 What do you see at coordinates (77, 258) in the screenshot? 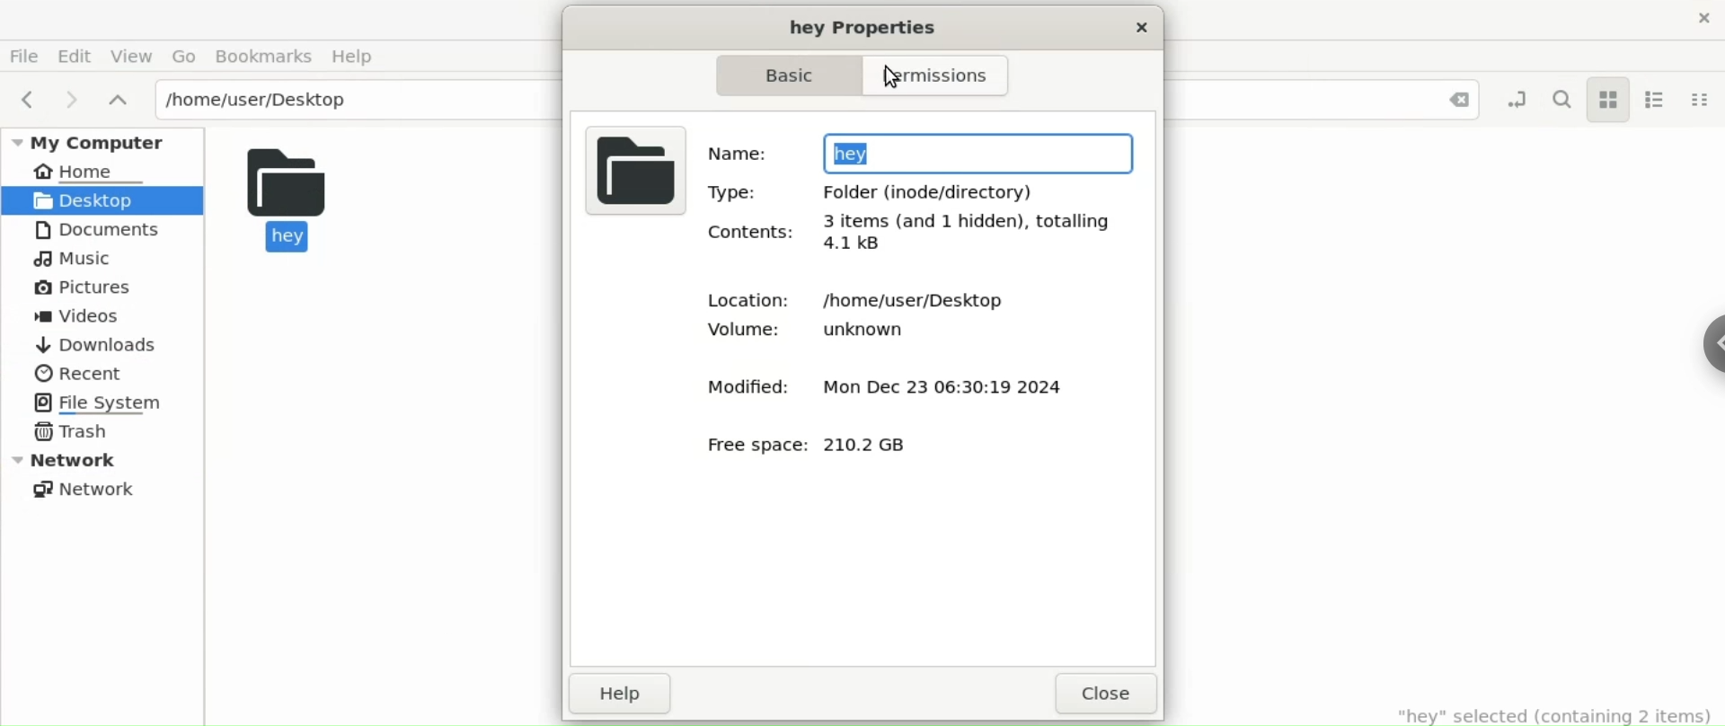
I see `Music` at bounding box center [77, 258].